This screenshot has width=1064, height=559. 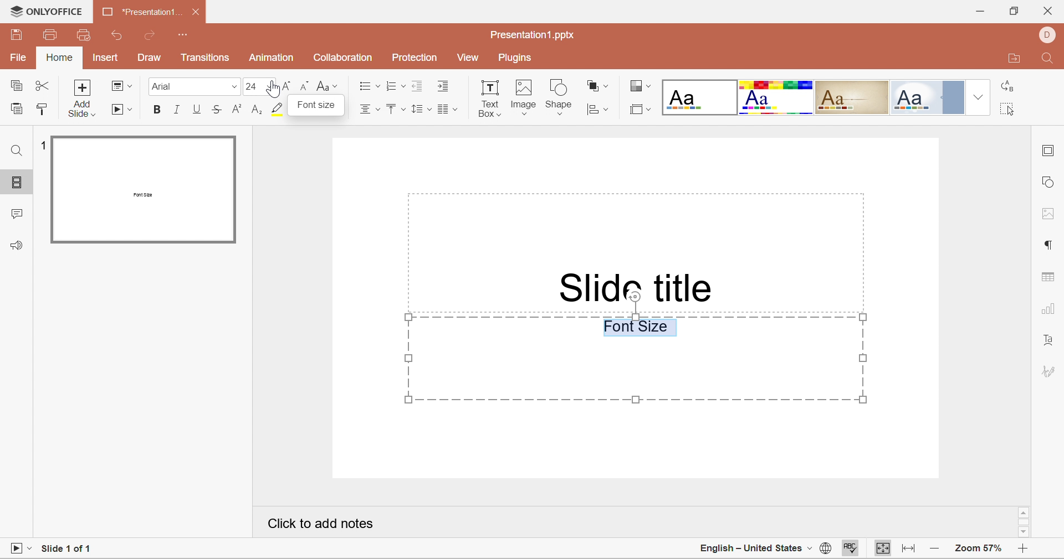 What do you see at coordinates (40, 144) in the screenshot?
I see `1` at bounding box center [40, 144].